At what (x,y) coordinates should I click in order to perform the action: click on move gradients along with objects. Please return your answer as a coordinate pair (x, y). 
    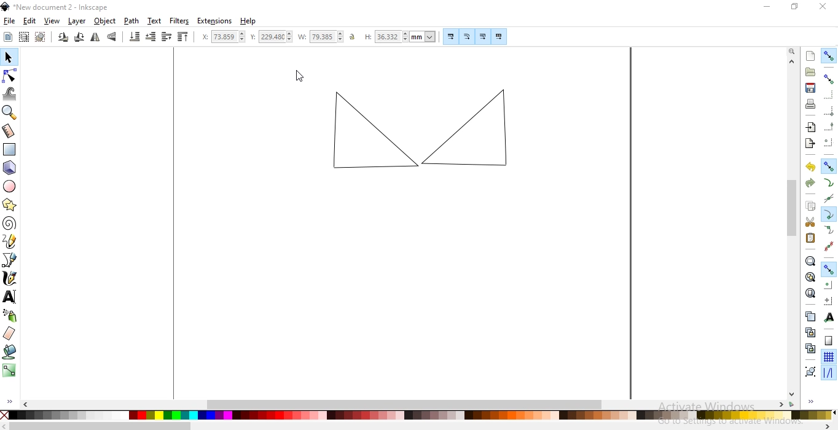
    Looking at the image, I should click on (483, 37).